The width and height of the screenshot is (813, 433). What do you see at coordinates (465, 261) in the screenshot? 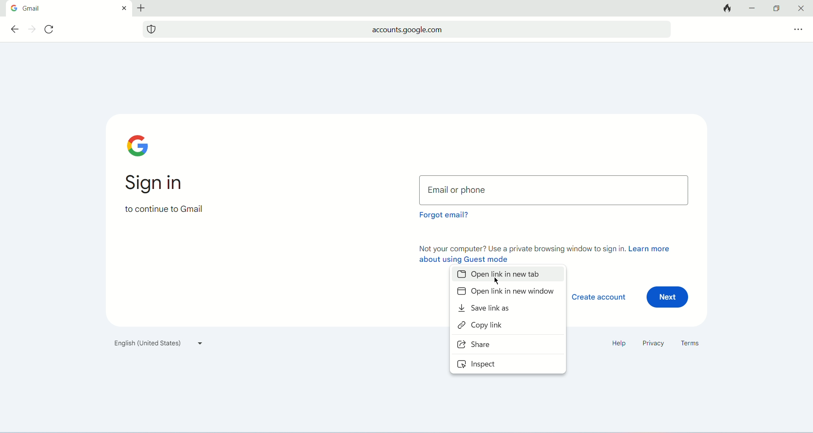
I see `about using guest mode` at bounding box center [465, 261].